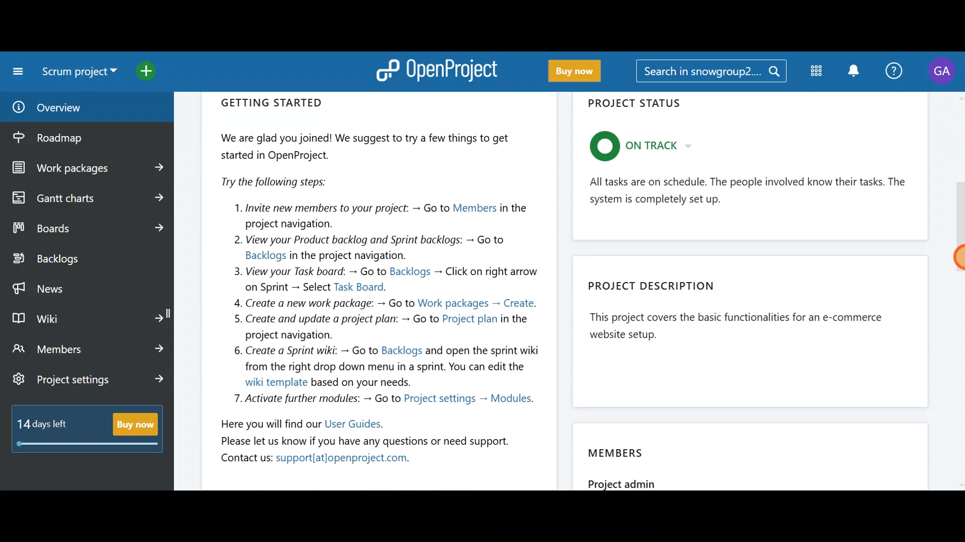  What do you see at coordinates (88, 168) in the screenshot?
I see `Work packages` at bounding box center [88, 168].